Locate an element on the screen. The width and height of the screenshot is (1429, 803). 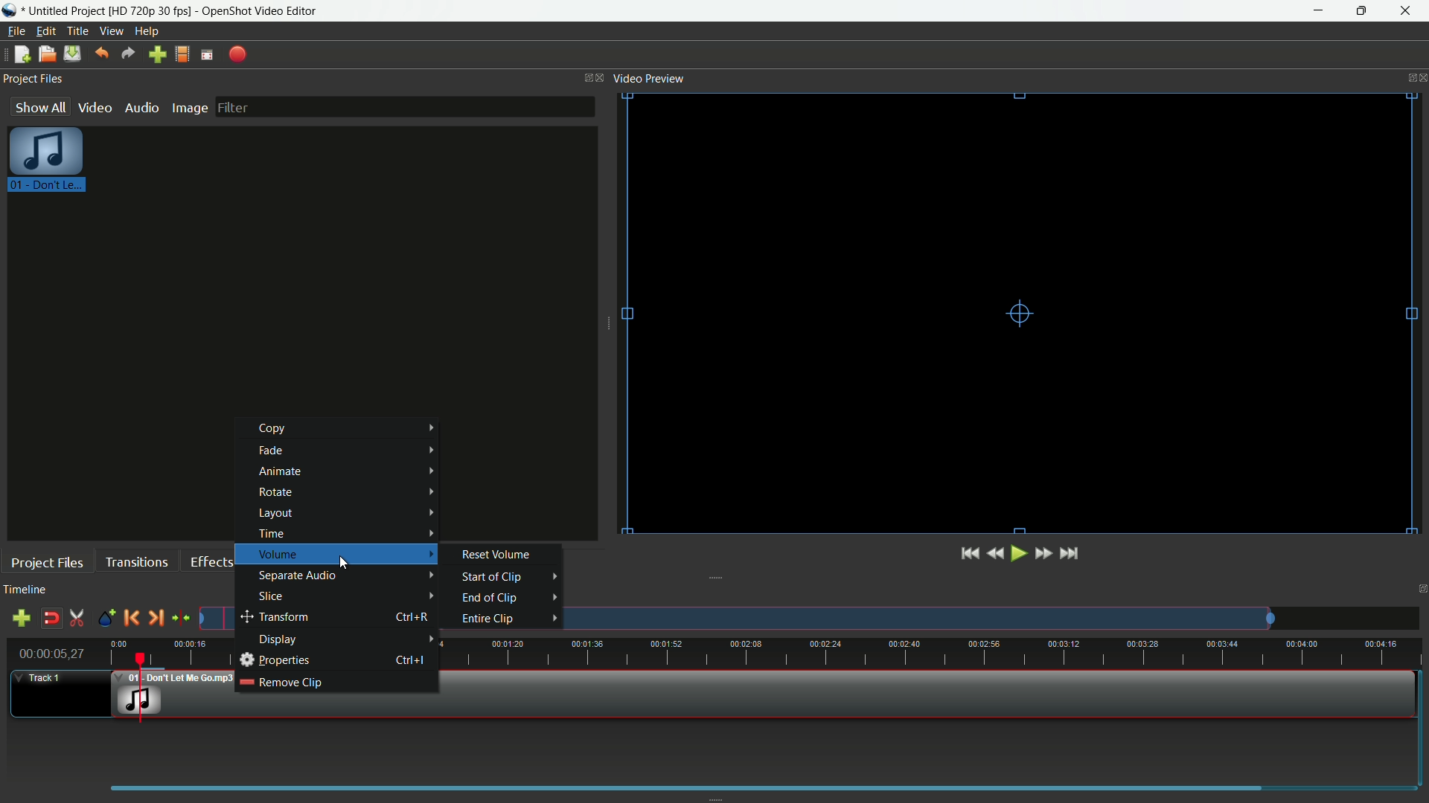
audio is located at coordinates (141, 107).